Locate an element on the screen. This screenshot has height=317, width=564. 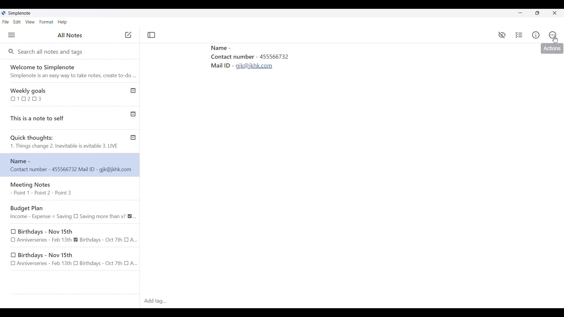
Menu is located at coordinates (11, 35).